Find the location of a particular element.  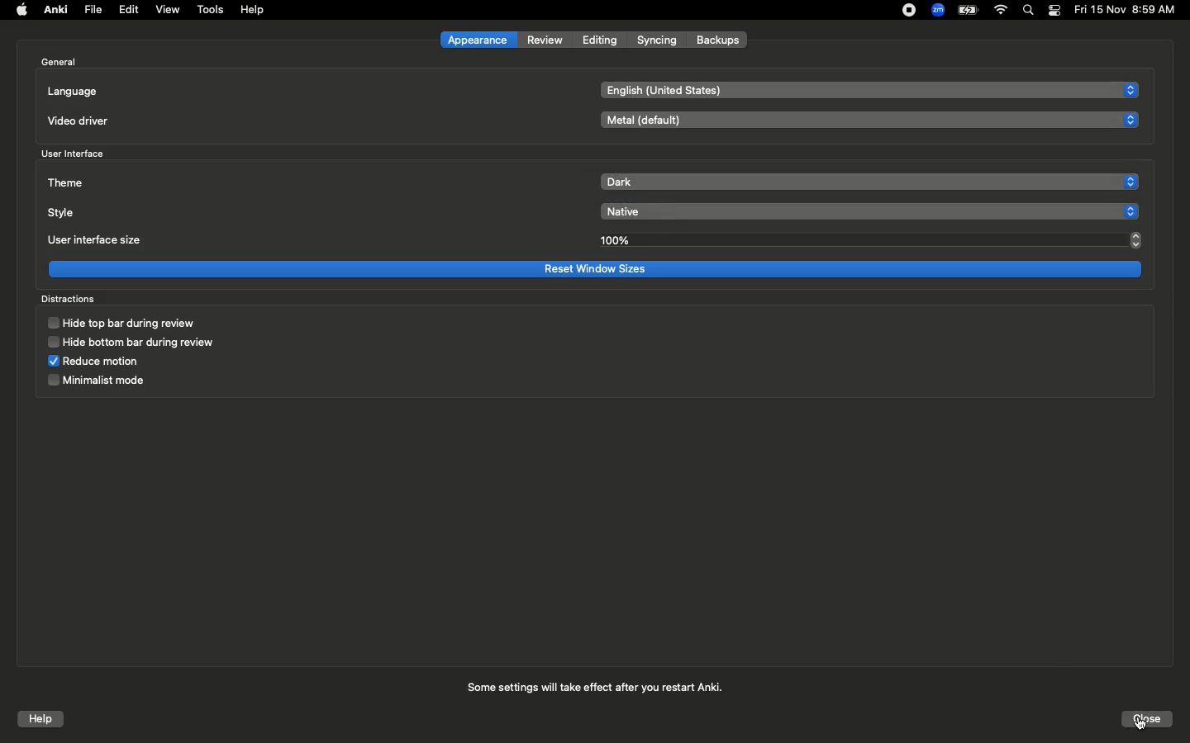

Syncing is located at coordinates (659, 40).